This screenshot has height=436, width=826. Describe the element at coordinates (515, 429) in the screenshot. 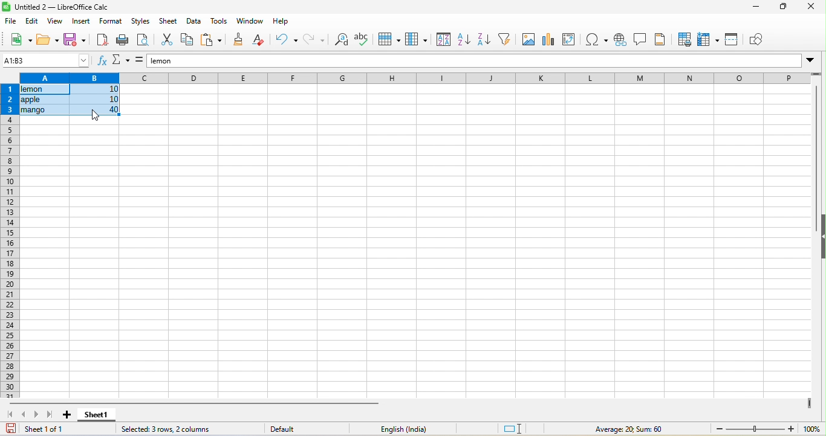

I see `standard selection` at that location.